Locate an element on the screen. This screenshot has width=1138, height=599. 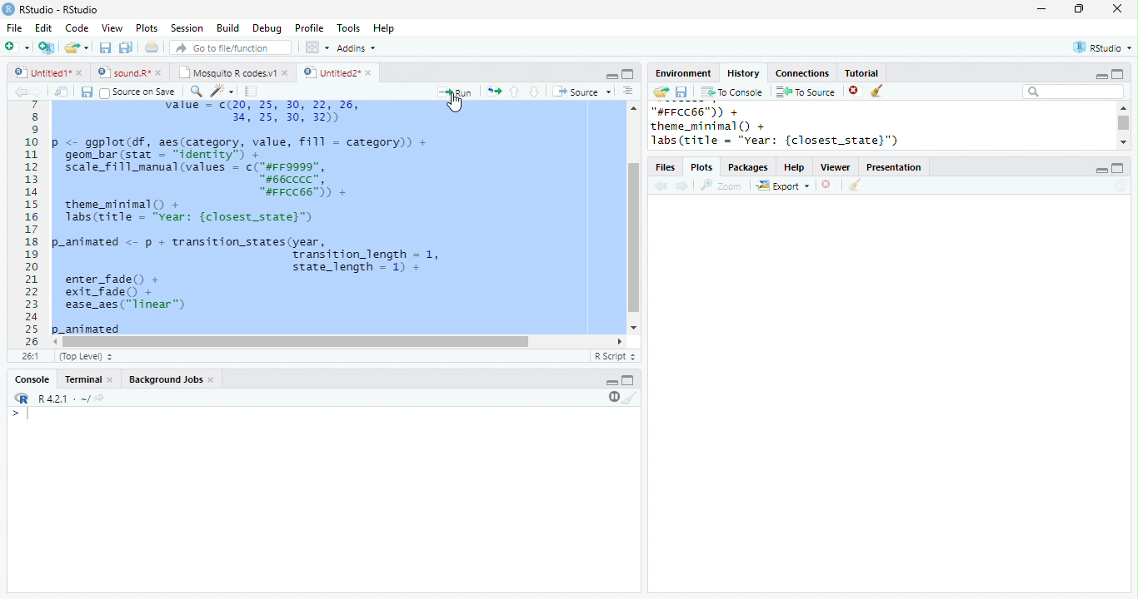
Packages is located at coordinates (749, 167).